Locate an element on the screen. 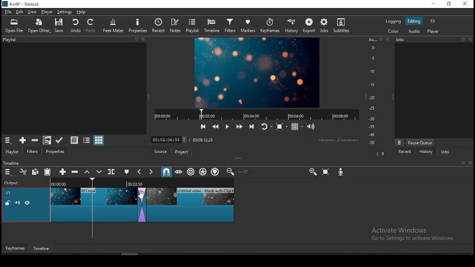 This screenshot has width=475, height=267. view as icons is located at coordinates (99, 141).